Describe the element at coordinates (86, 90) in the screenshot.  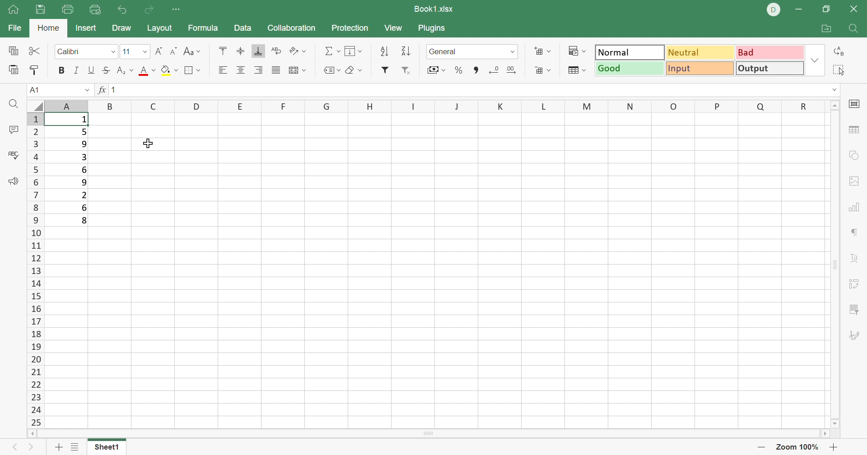
I see `Drop Down` at that location.